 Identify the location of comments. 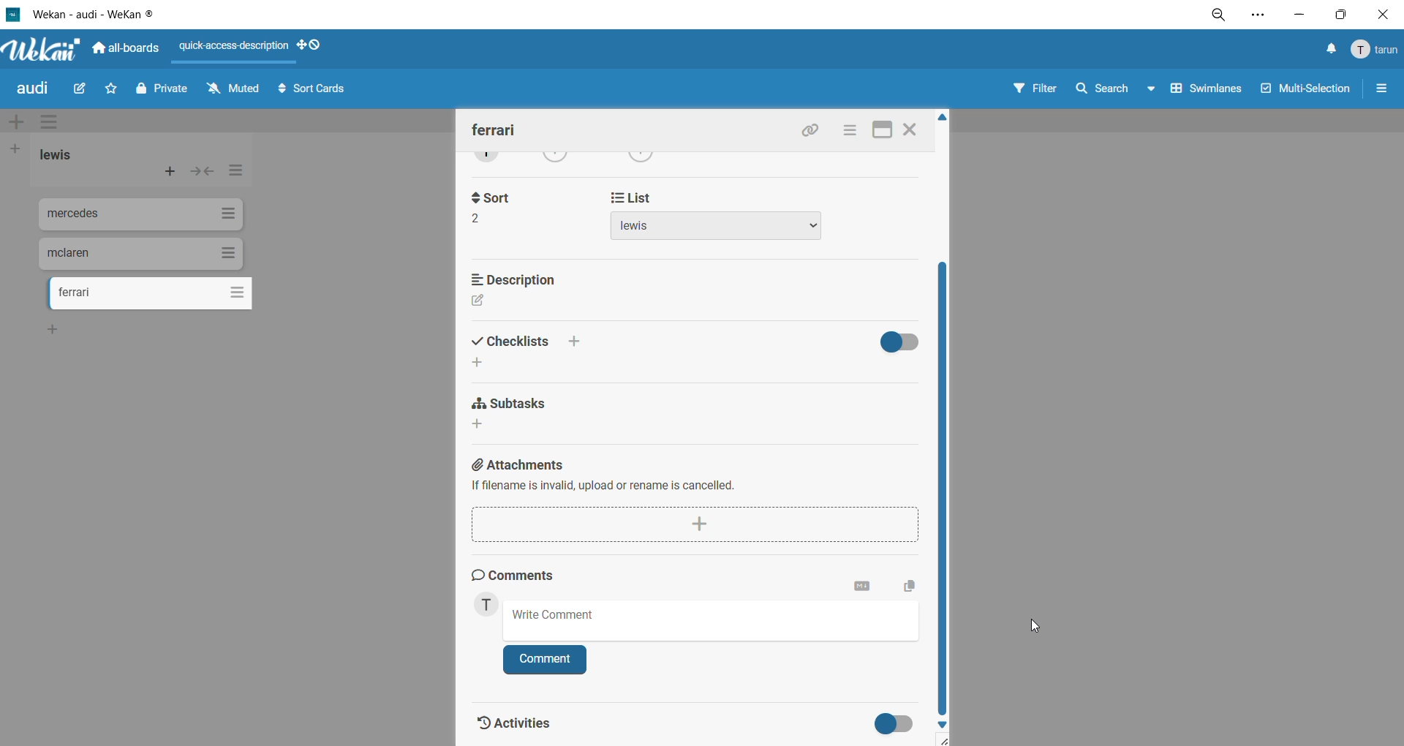
(521, 577).